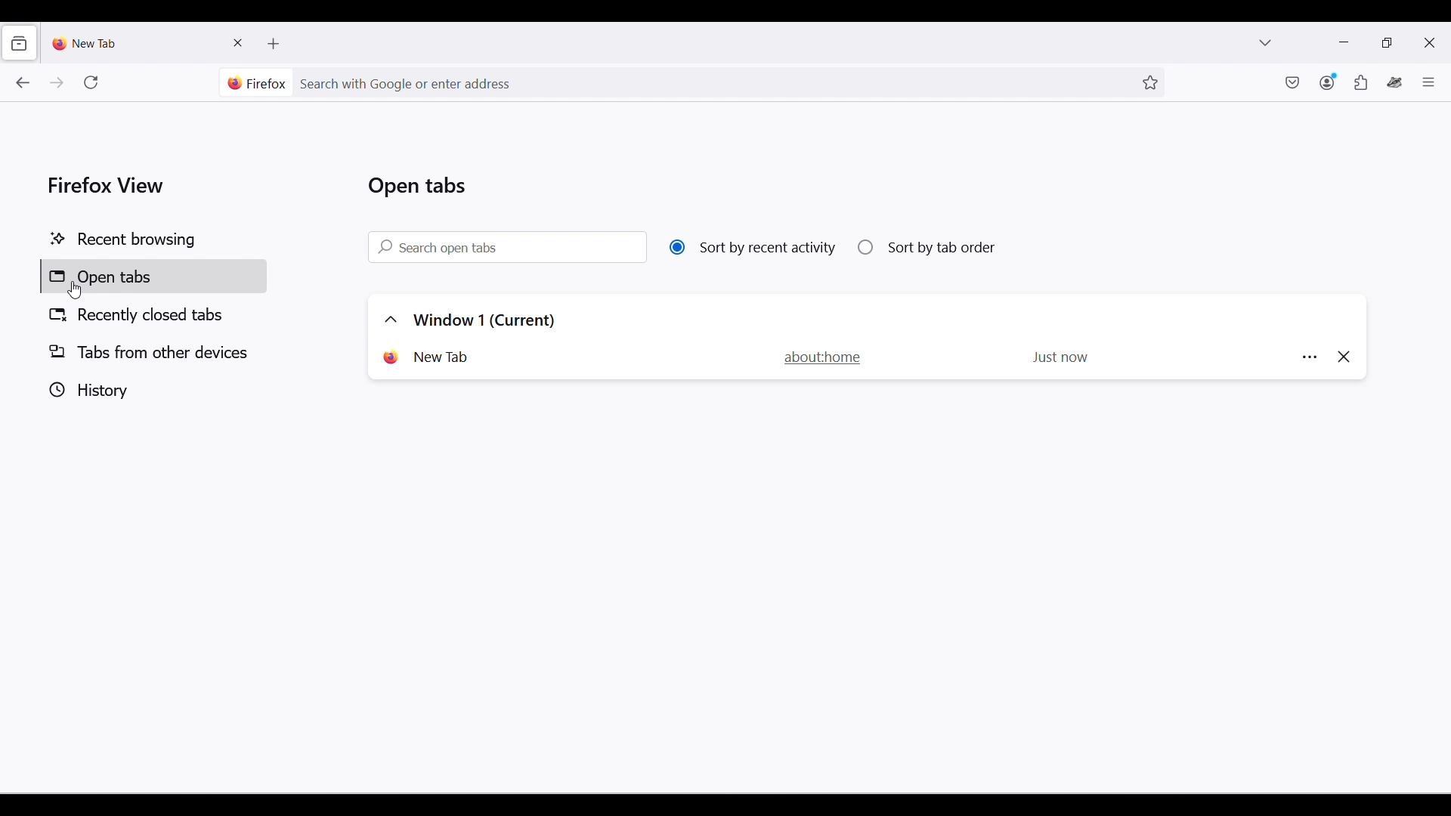 The width and height of the screenshot is (1451, 816). What do you see at coordinates (1361, 82) in the screenshot?
I see `Extensions` at bounding box center [1361, 82].